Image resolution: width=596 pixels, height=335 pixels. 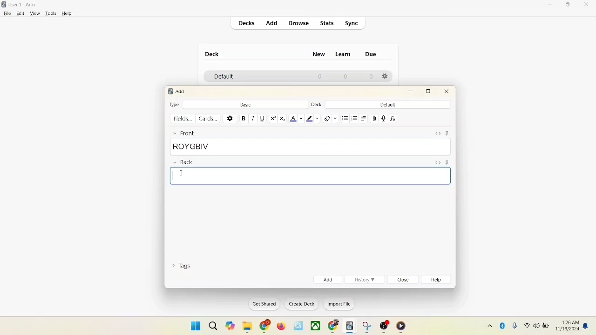 What do you see at coordinates (437, 162) in the screenshot?
I see `HTML editor` at bounding box center [437, 162].